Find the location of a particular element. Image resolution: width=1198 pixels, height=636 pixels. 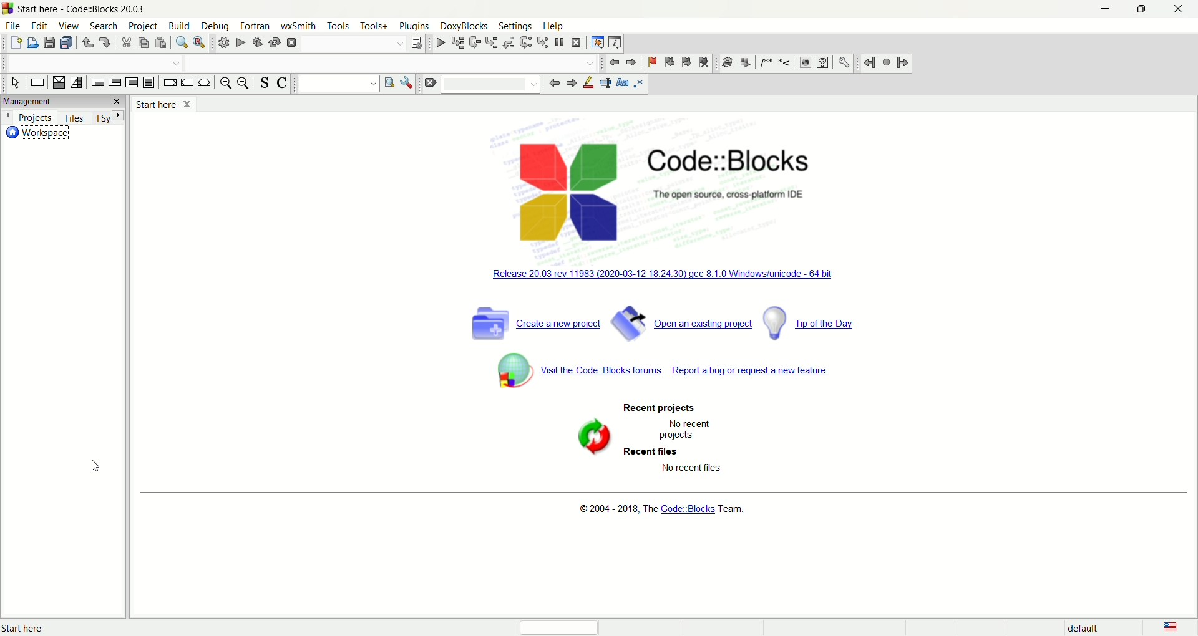

Code::block is located at coordinates (733, 170).